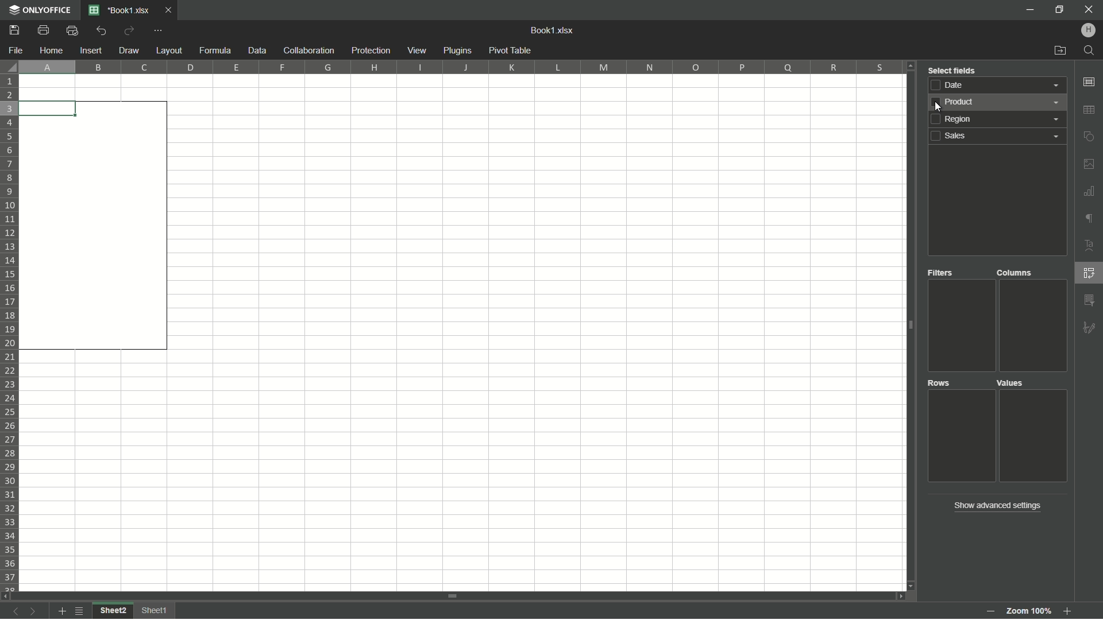 This screenshot has width=1103, height=620. Describe the element at coordinates (1089, 164) in the screenshot. I see `insert image` at that location.